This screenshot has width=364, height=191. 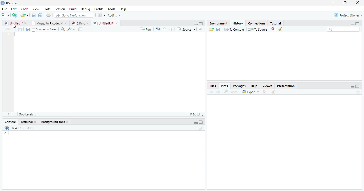 What do you see at coordinates (9, 35) in the screenshot?
I see `Row number` at bounding box center [9, 35].